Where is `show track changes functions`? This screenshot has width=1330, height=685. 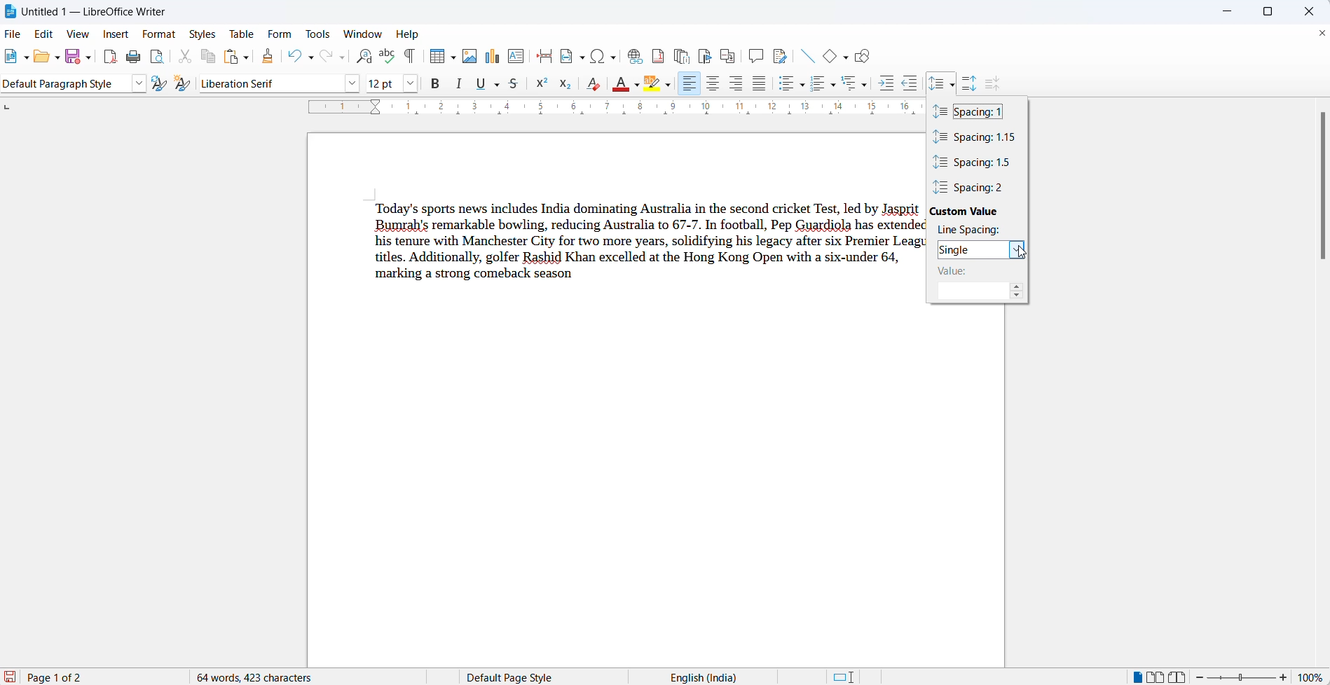
show track changes functions is located at coordinates (780, 55).